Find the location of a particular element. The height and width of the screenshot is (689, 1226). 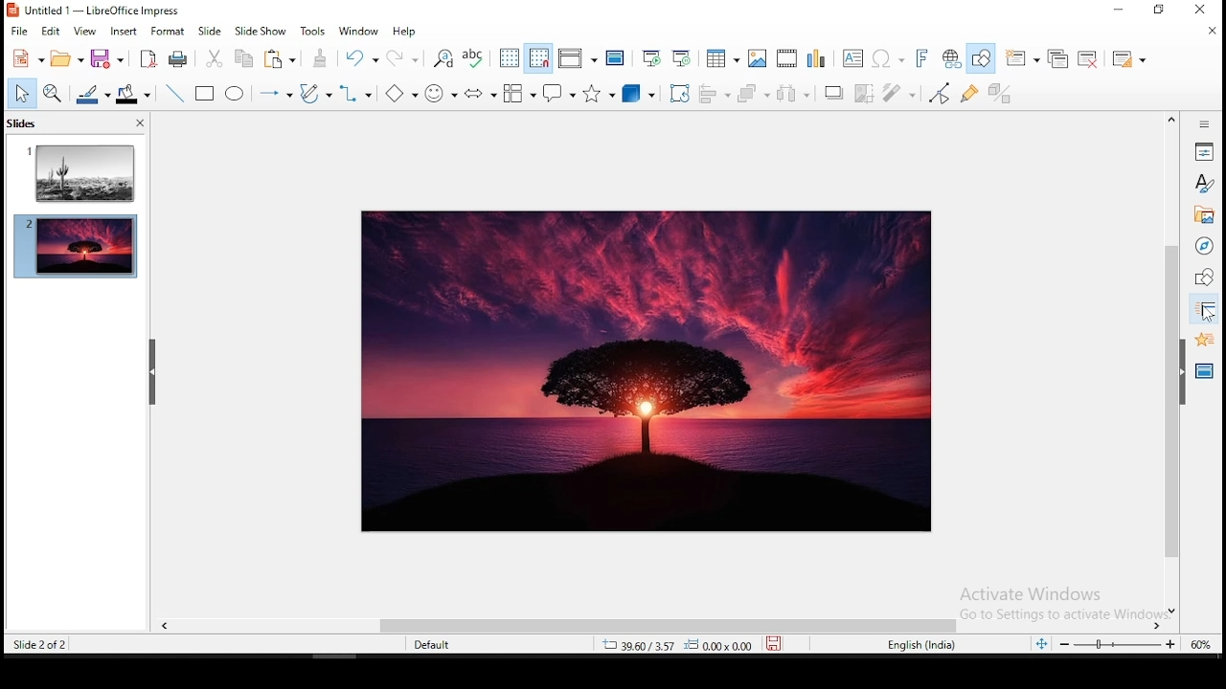

snap to grids is located at coordinates (539, 59).